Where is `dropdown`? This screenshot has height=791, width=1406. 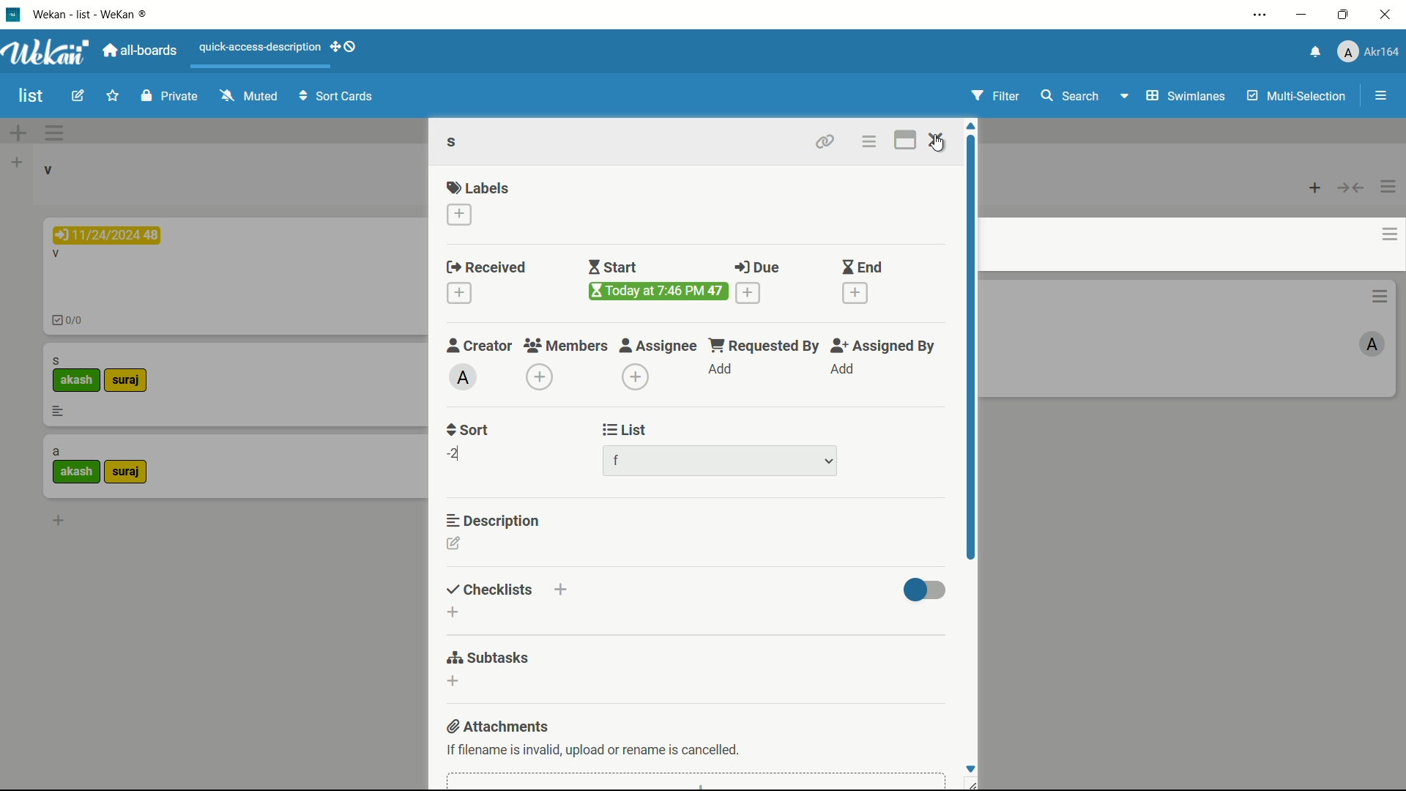
dropdown is located at coordinates (830, 462).